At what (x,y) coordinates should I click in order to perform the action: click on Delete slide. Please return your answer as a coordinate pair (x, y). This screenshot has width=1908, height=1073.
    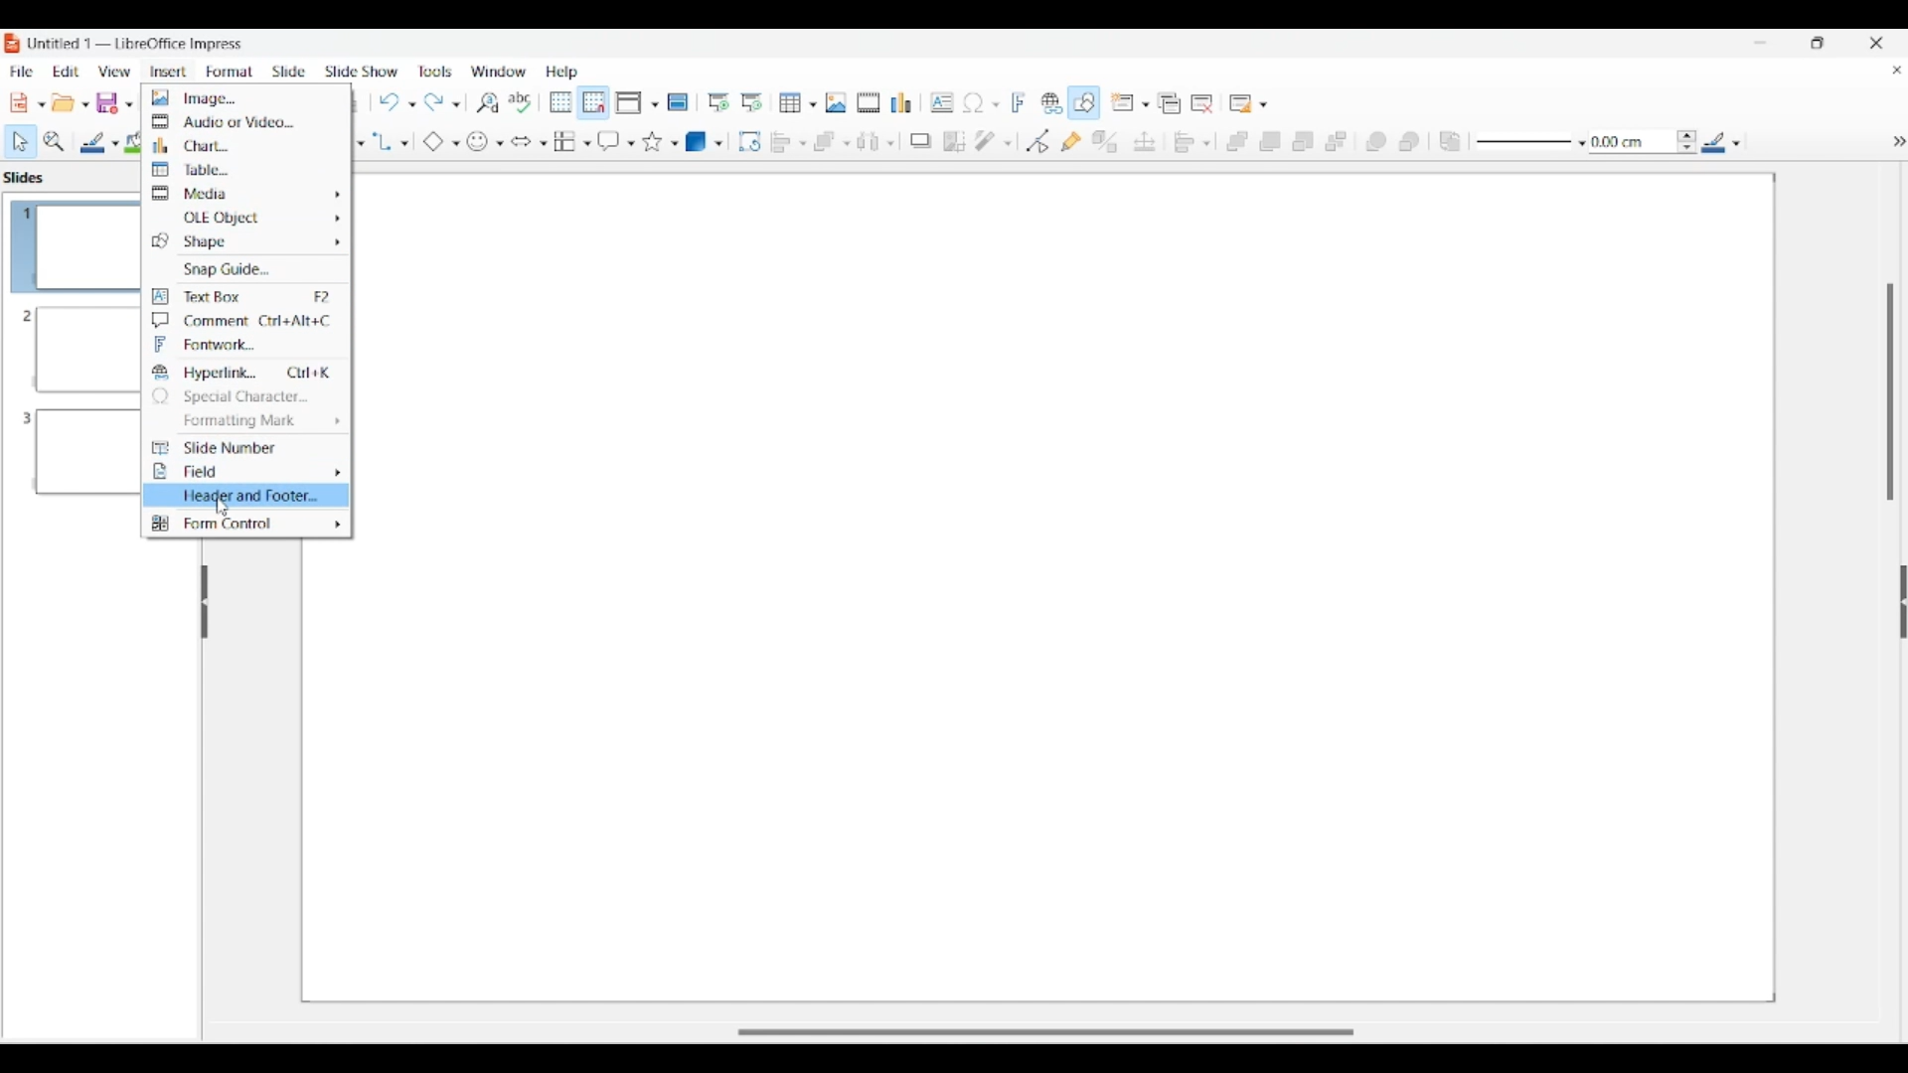
    Looking at the image, I should click on (1202, 104).